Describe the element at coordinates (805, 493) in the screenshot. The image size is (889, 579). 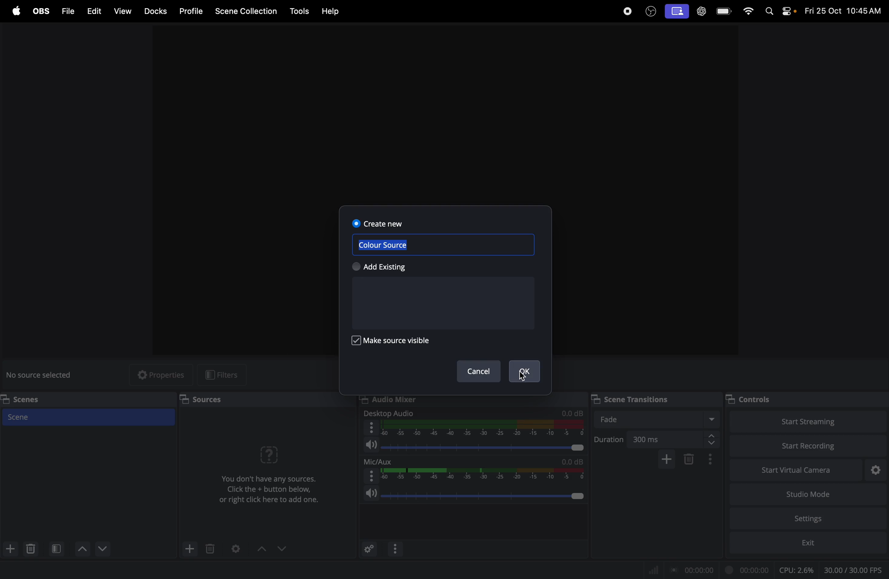
I see `studio mode` at that location.